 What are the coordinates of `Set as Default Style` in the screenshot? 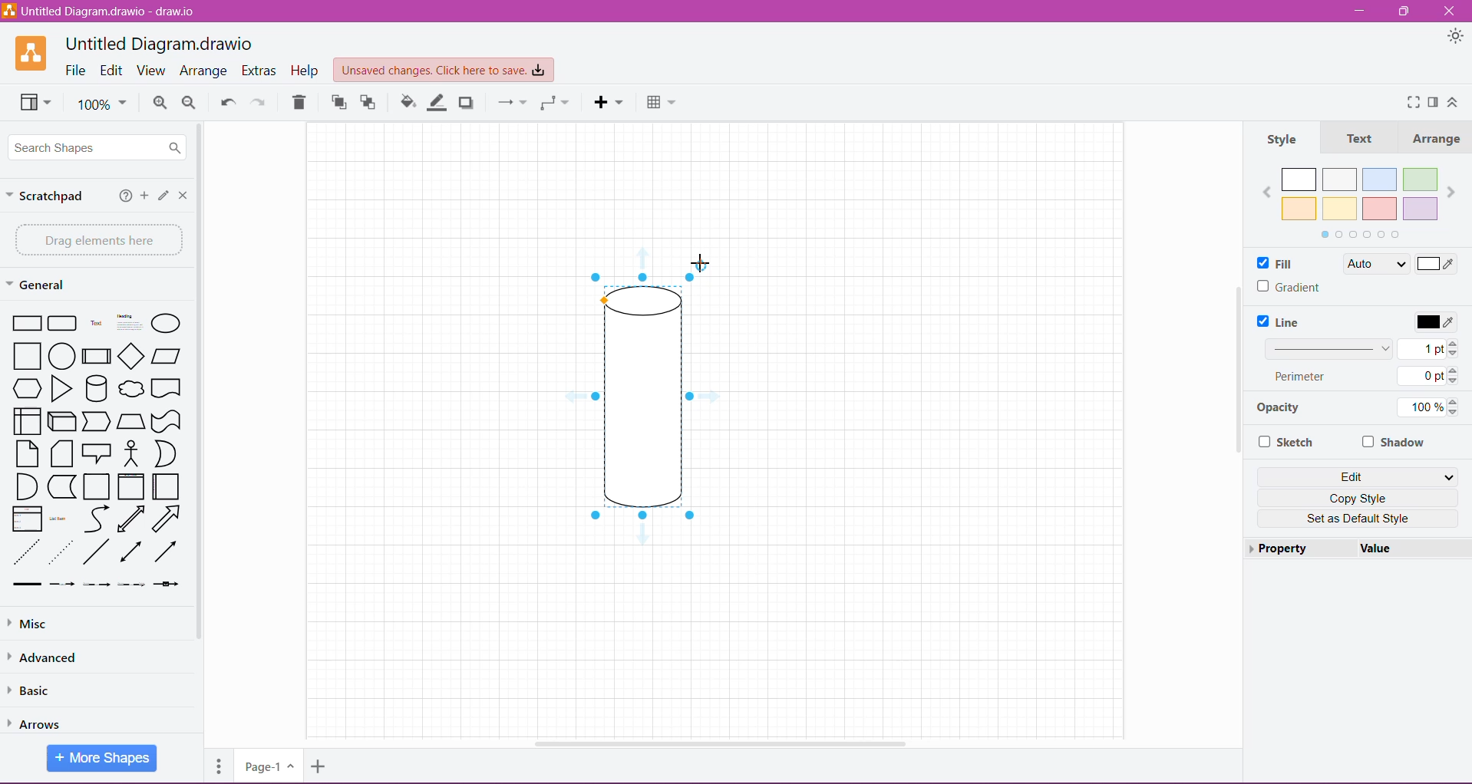 It's located at (1358, 519).